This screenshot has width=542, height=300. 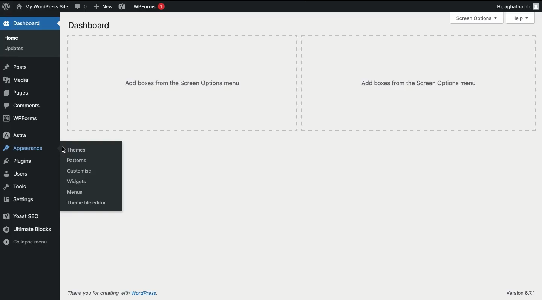 I want to click on Home, so click(x=13, y=38).